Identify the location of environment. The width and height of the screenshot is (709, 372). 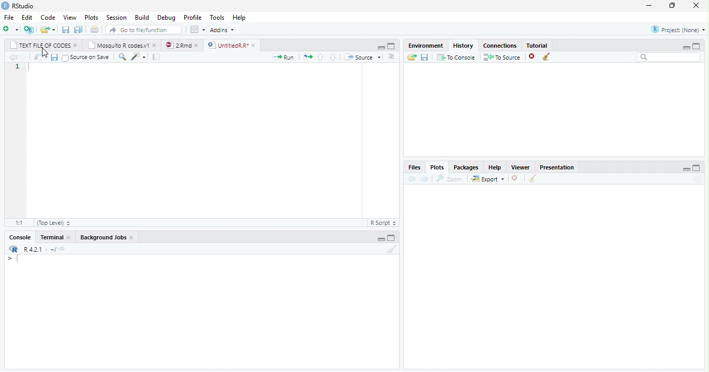
(427, 46).